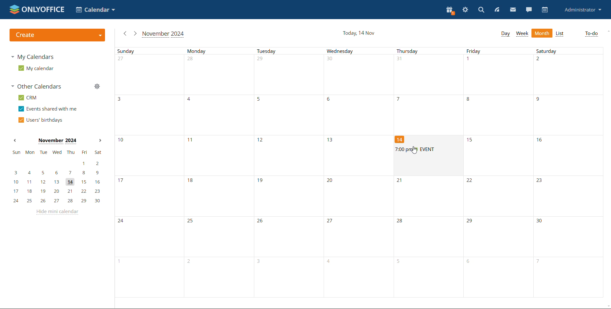  I want to click on previous month, so click(15, 140).